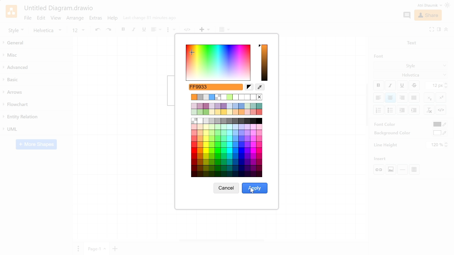  What do you see at coordinates (410, 42) in the screenshot?
I see `Text` at bounding box center [410, 42].